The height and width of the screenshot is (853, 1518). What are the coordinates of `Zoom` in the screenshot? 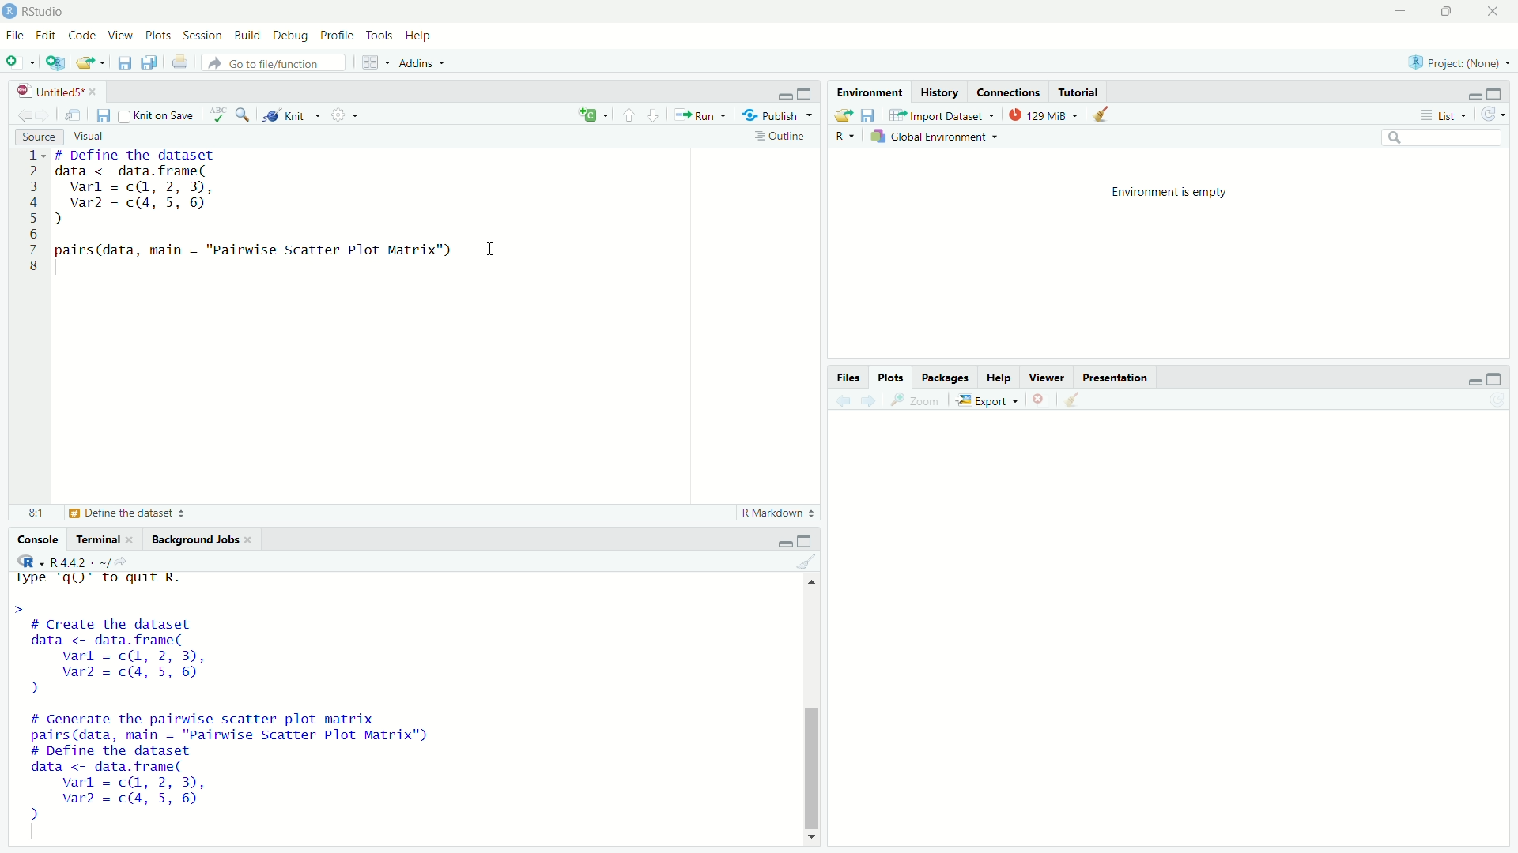 It's located at (912, 398).